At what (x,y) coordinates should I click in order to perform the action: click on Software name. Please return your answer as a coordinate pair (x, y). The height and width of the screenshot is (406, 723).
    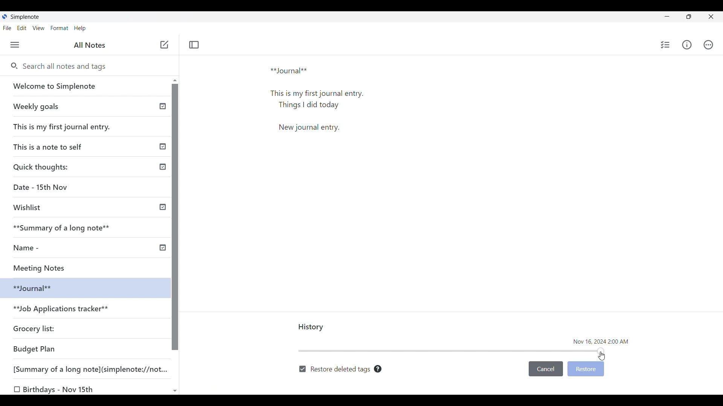
    Looking at the image, I should click on (26, 17).